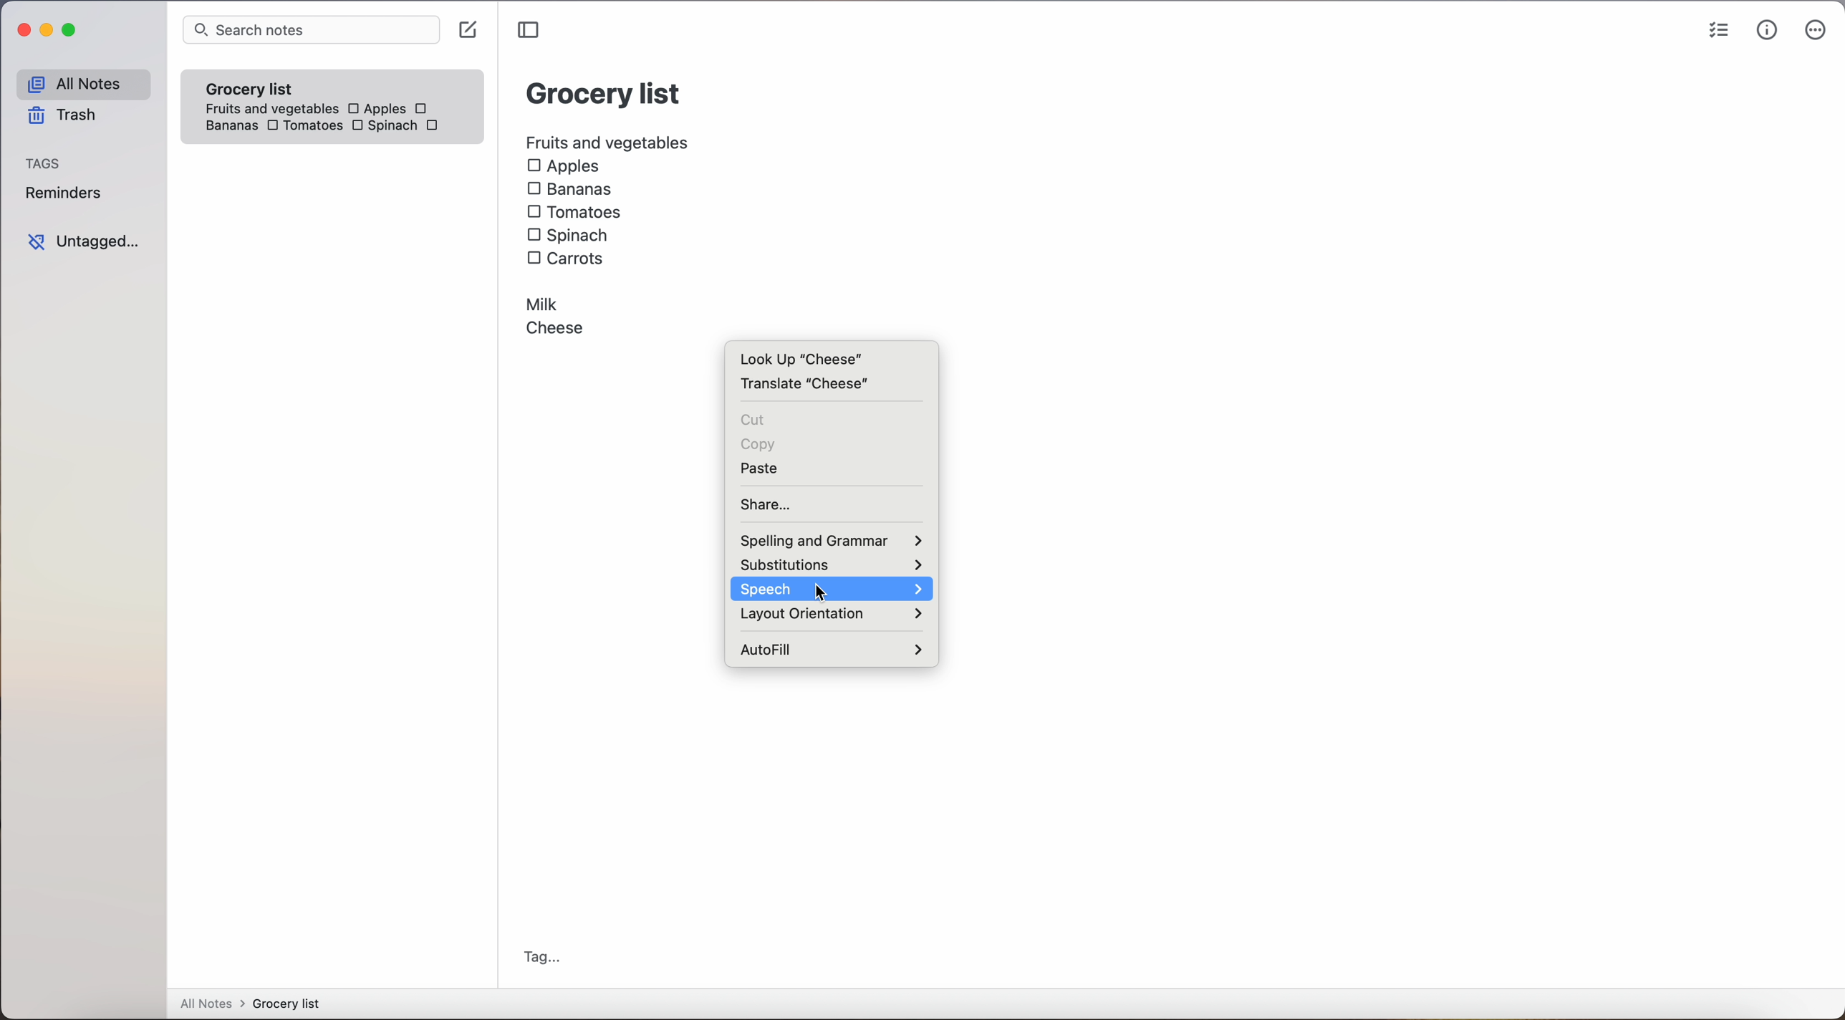 This screenshot has width=1845, height=1020. I want to click on layout orientation, so click(832, 615).